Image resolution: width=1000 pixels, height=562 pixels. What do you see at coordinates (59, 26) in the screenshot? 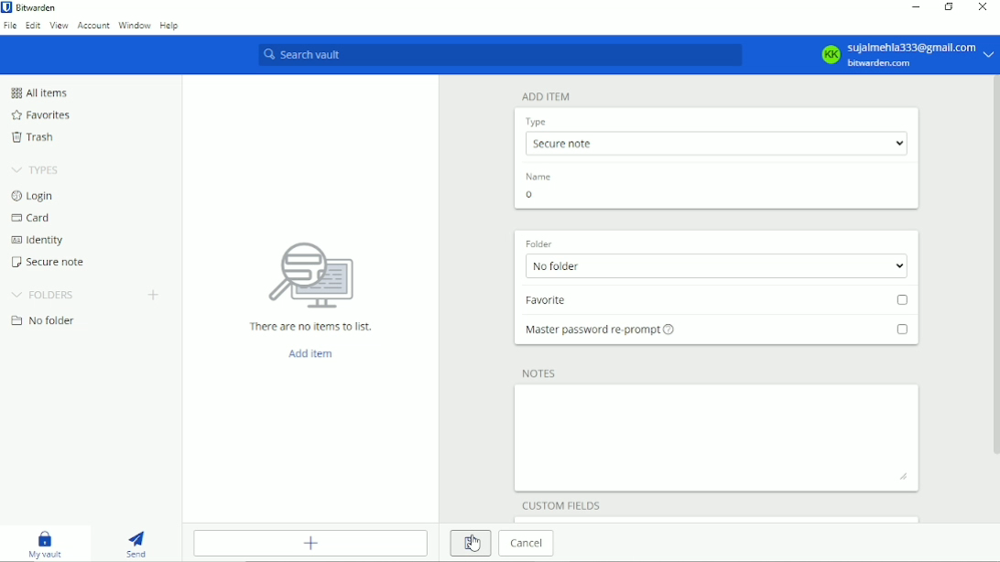
I see `View` at bounding box center [59, 26].